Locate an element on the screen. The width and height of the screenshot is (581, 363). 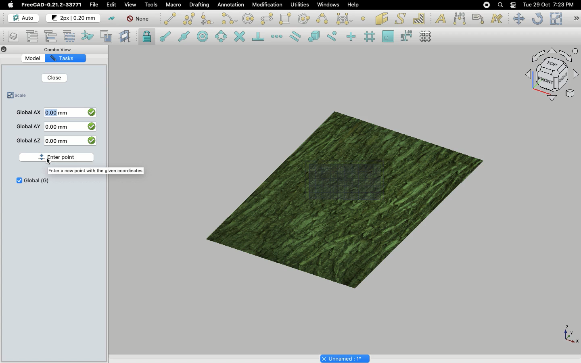
Polygon is located at coordinates (303, 19).